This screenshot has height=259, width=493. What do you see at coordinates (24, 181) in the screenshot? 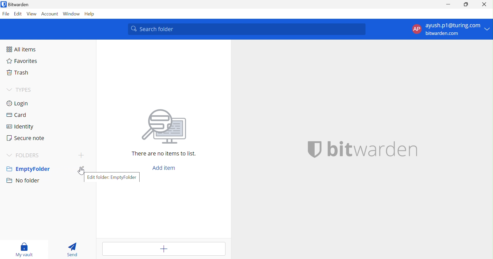
I see `No folder` at bounding box center [24, 181].